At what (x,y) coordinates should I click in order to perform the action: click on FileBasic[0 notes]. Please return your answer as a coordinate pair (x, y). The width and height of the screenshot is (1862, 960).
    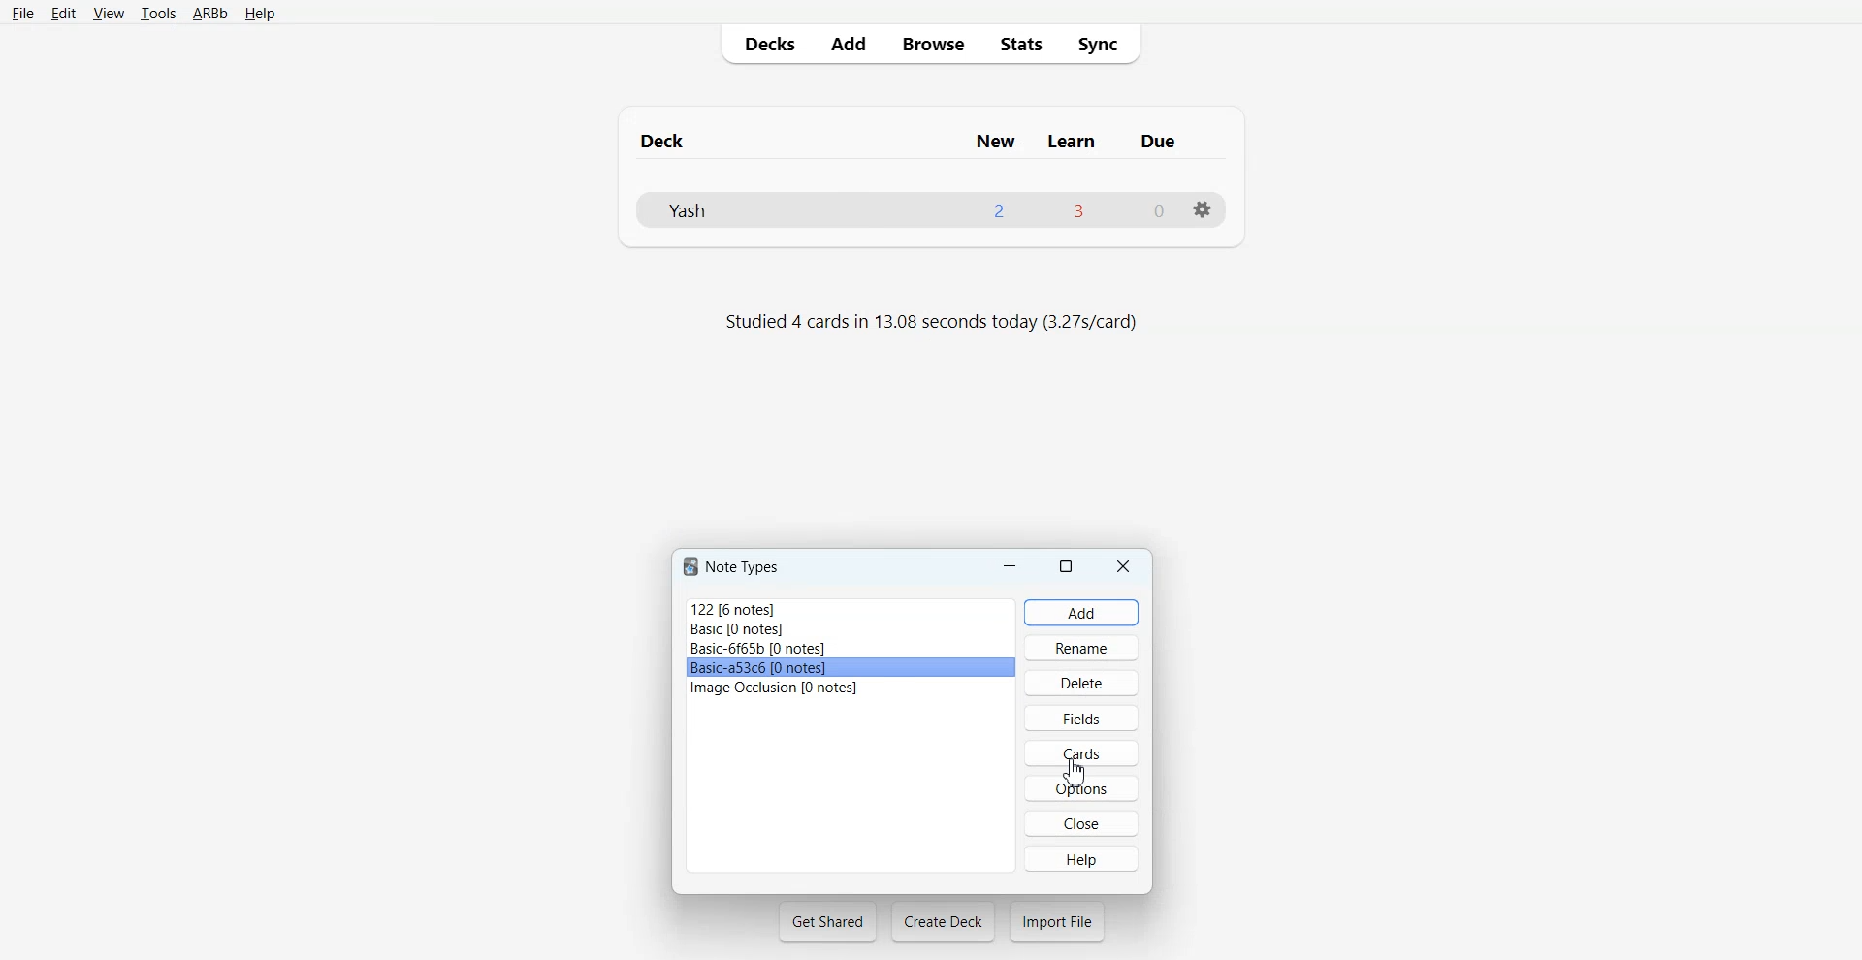
    Looking at the image, I should click on (851, 629).